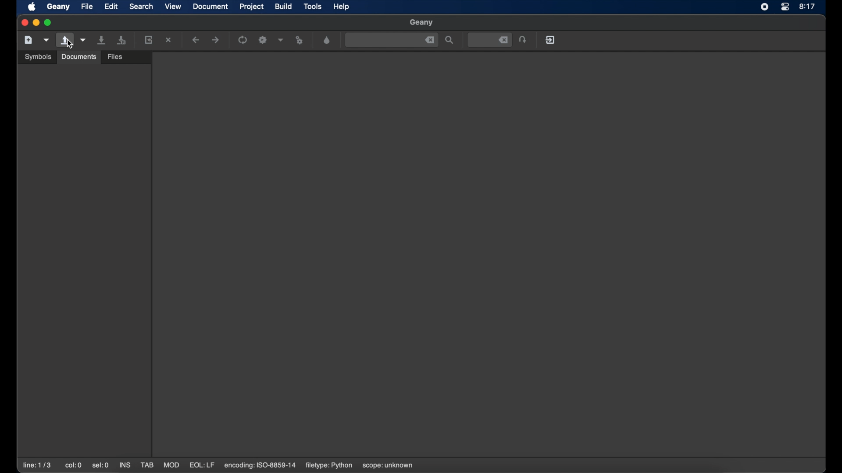 The image size is (842, 473). Describe the element at coordinates (450, 40) in the screenshot. I see `find the entered text in current file` at that location.